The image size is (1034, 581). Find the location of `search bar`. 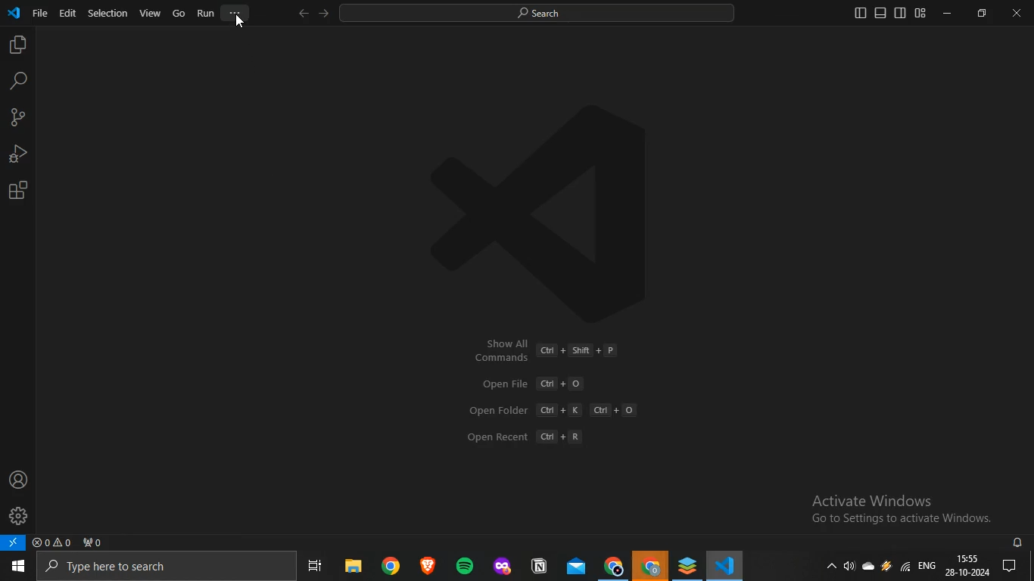

search bar is located at coordinates (161, 567).